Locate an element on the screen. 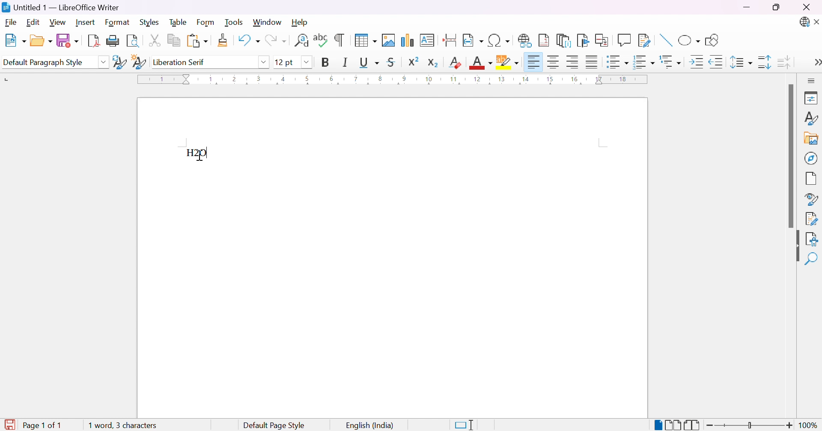 The height and width of the screenshot is (431, 822). Select outline format is located at coordinates (672, 62).